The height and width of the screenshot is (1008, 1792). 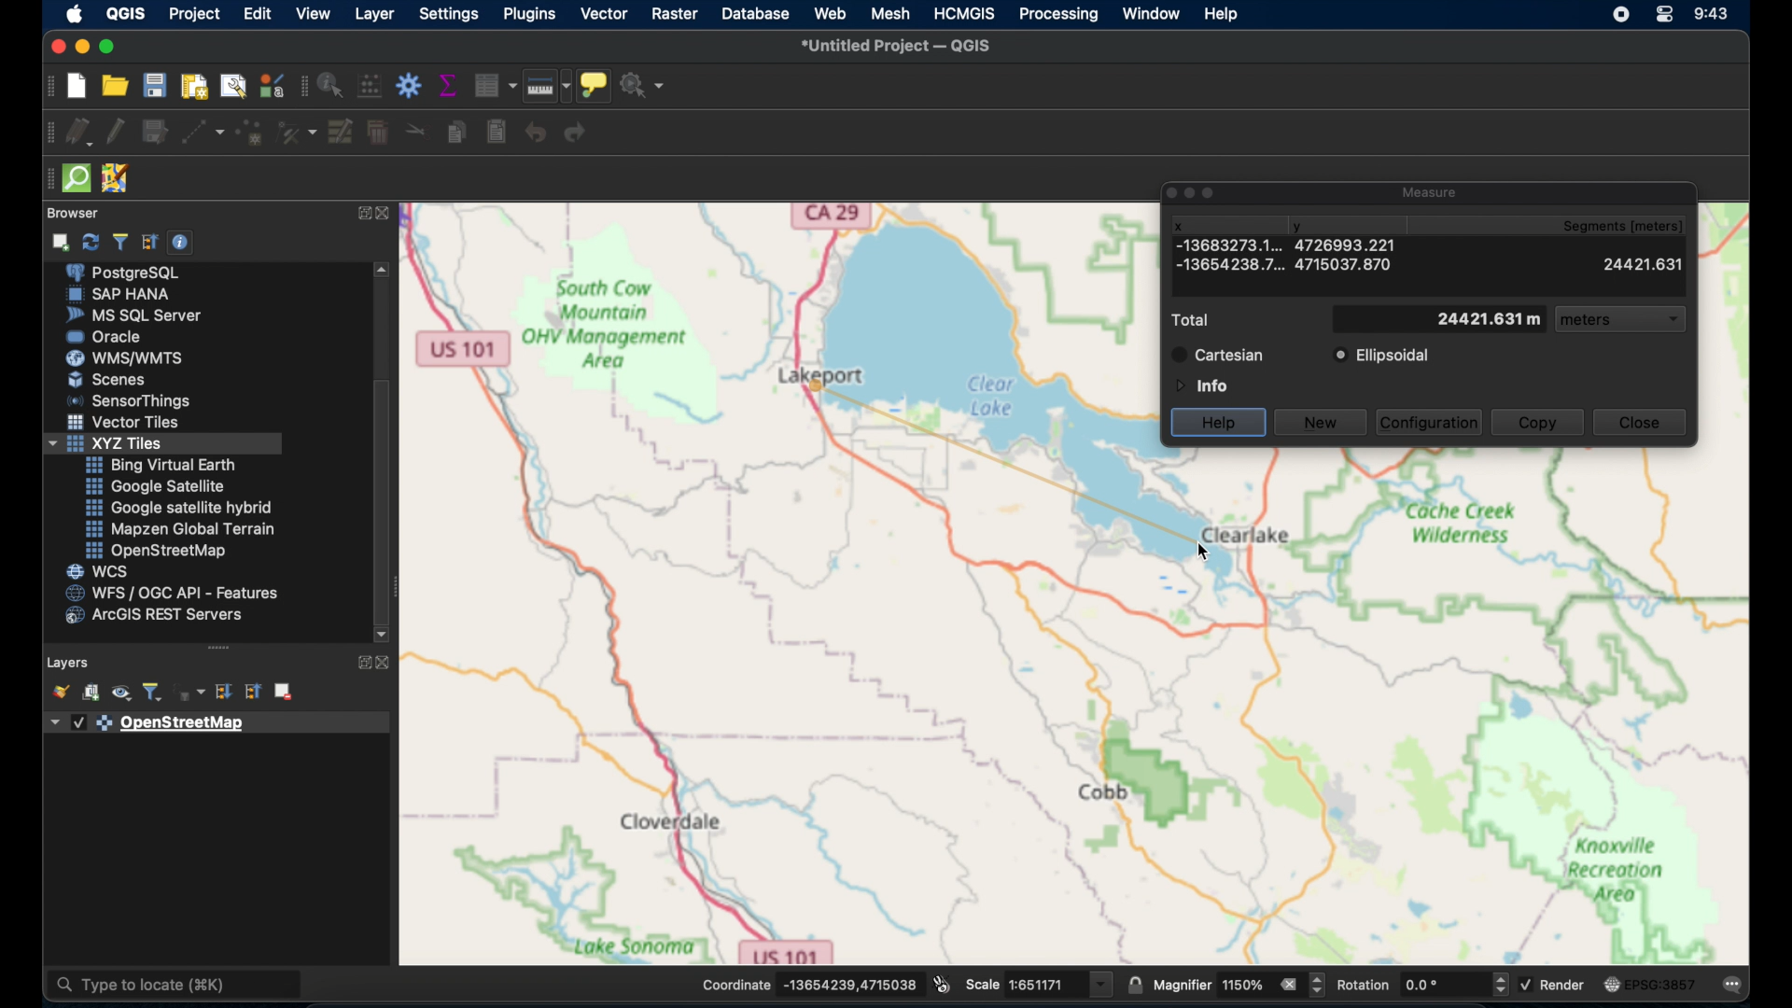 What do you see at coordinates (360, 215) in the screenshot?
I see `expand` at bounding box center [360, 215].